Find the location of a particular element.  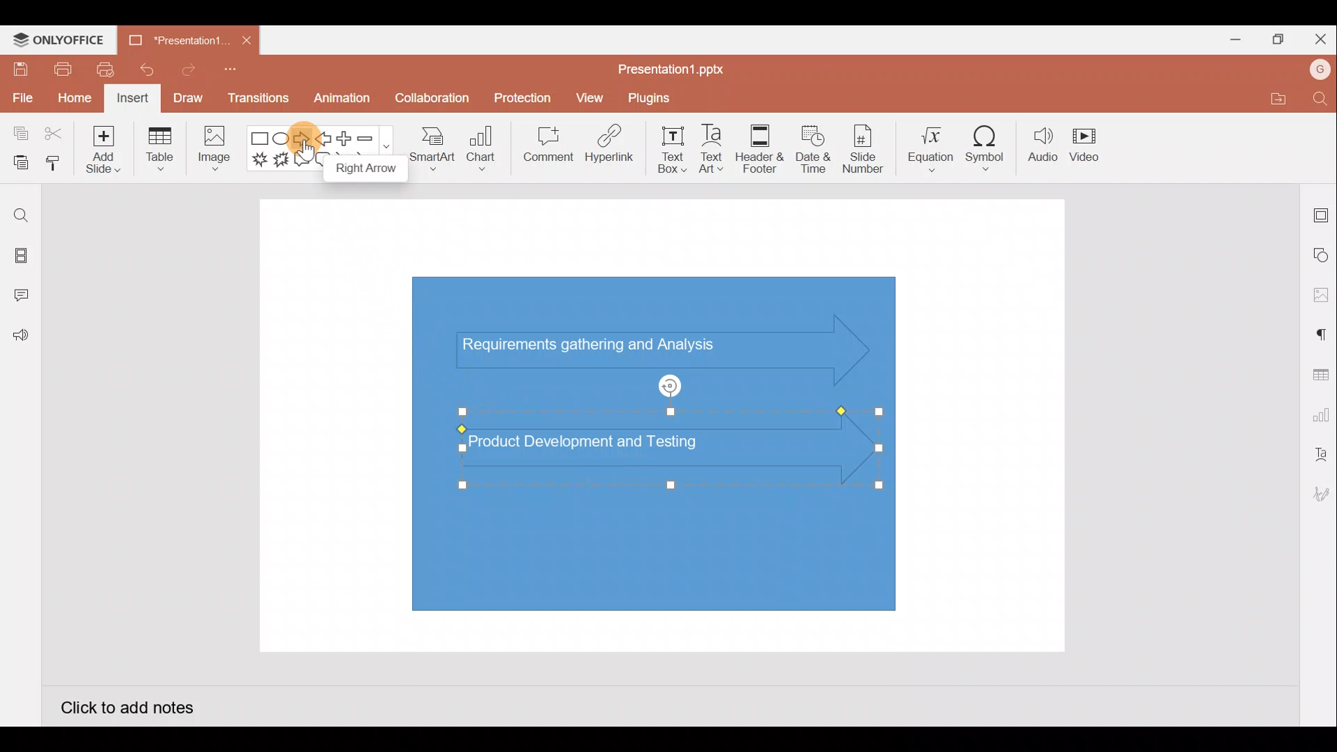

Plugins is located at coordinates (659, 96).